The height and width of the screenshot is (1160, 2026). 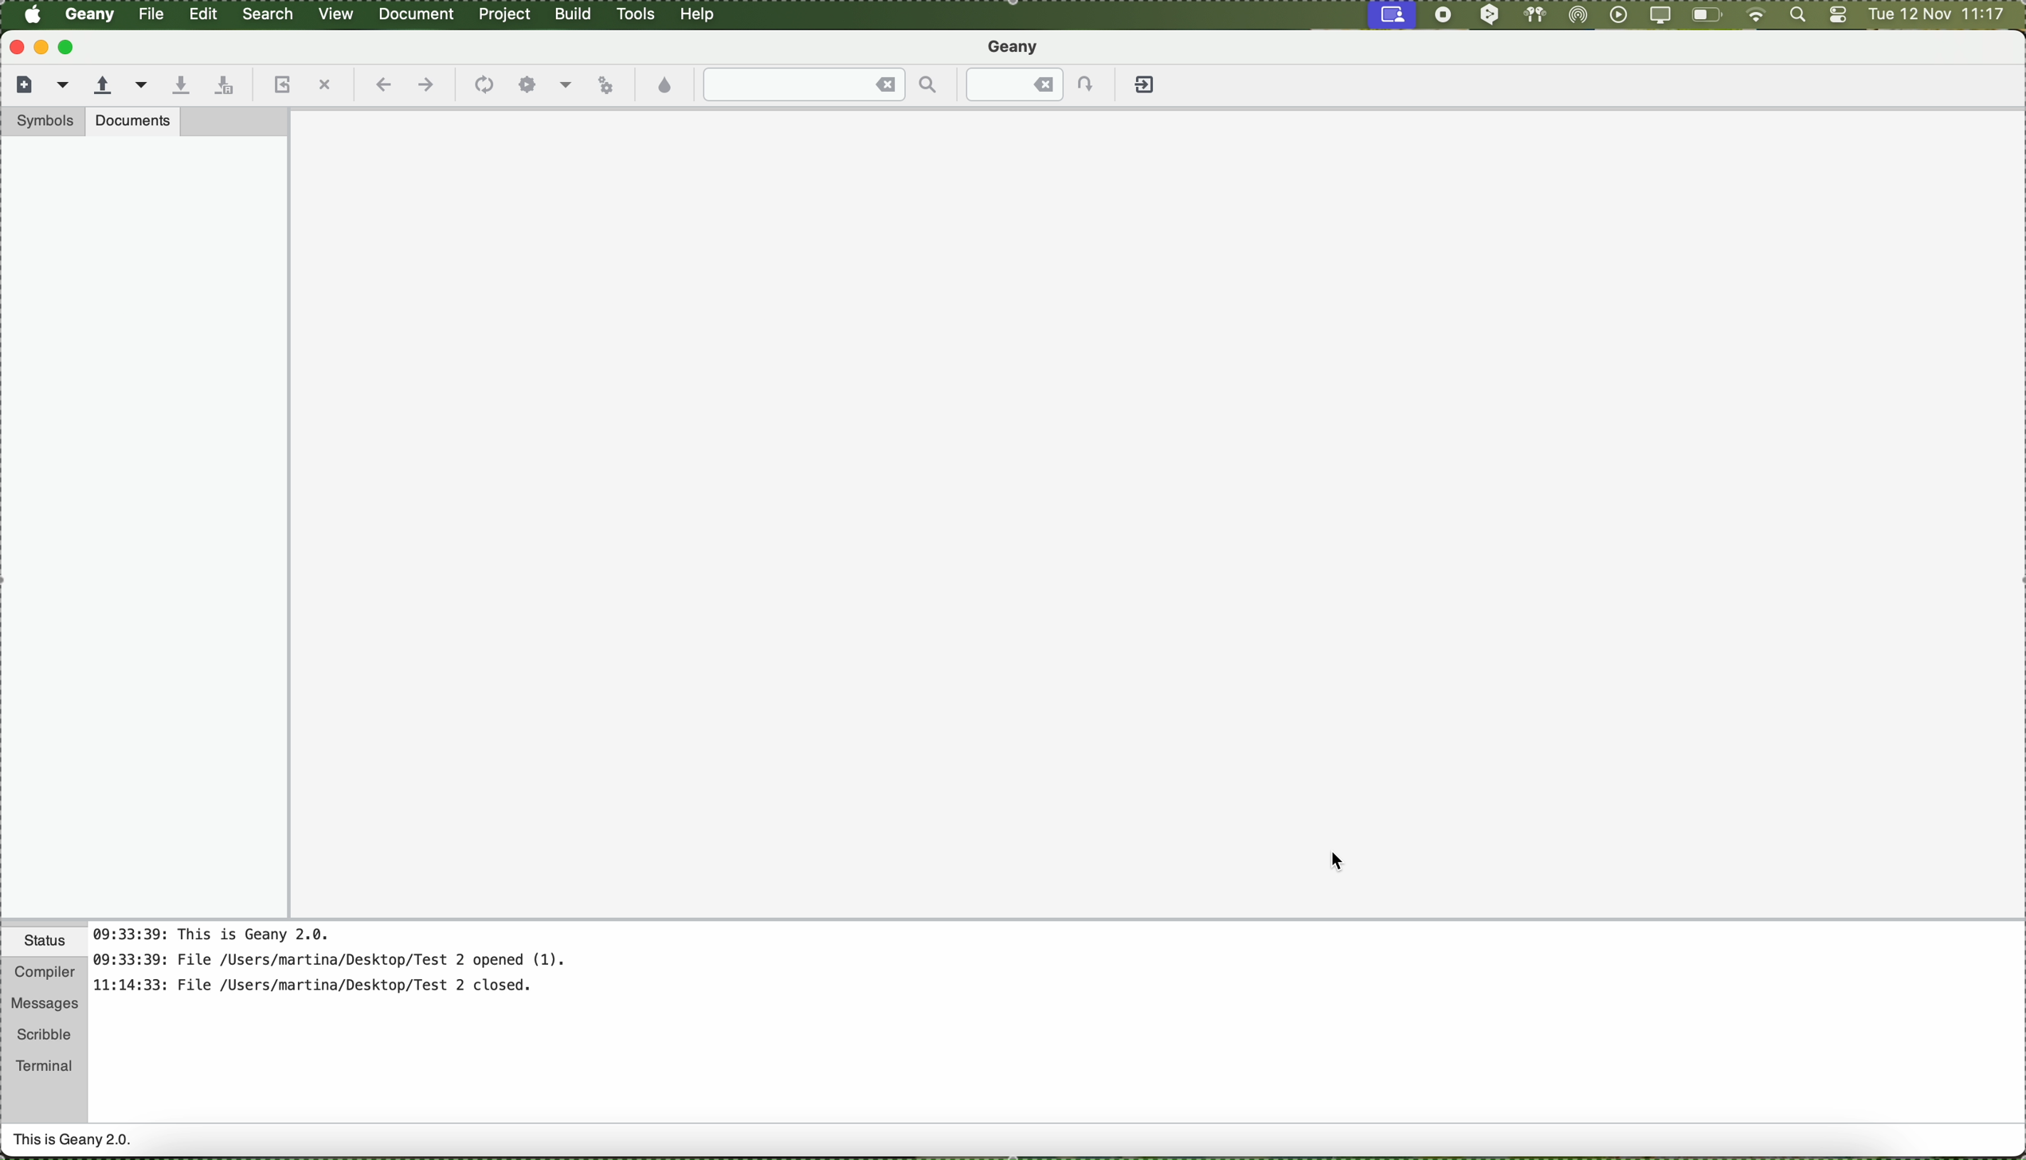 I want to click on play, so click(x=1615, y=14).